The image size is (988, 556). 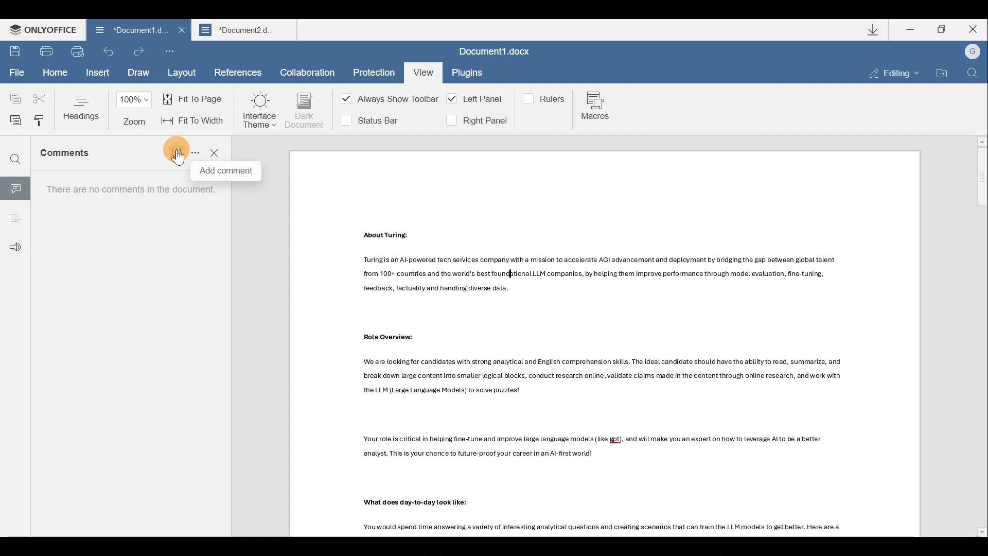 I want to click on Status bar, so click(x=374, y=119).